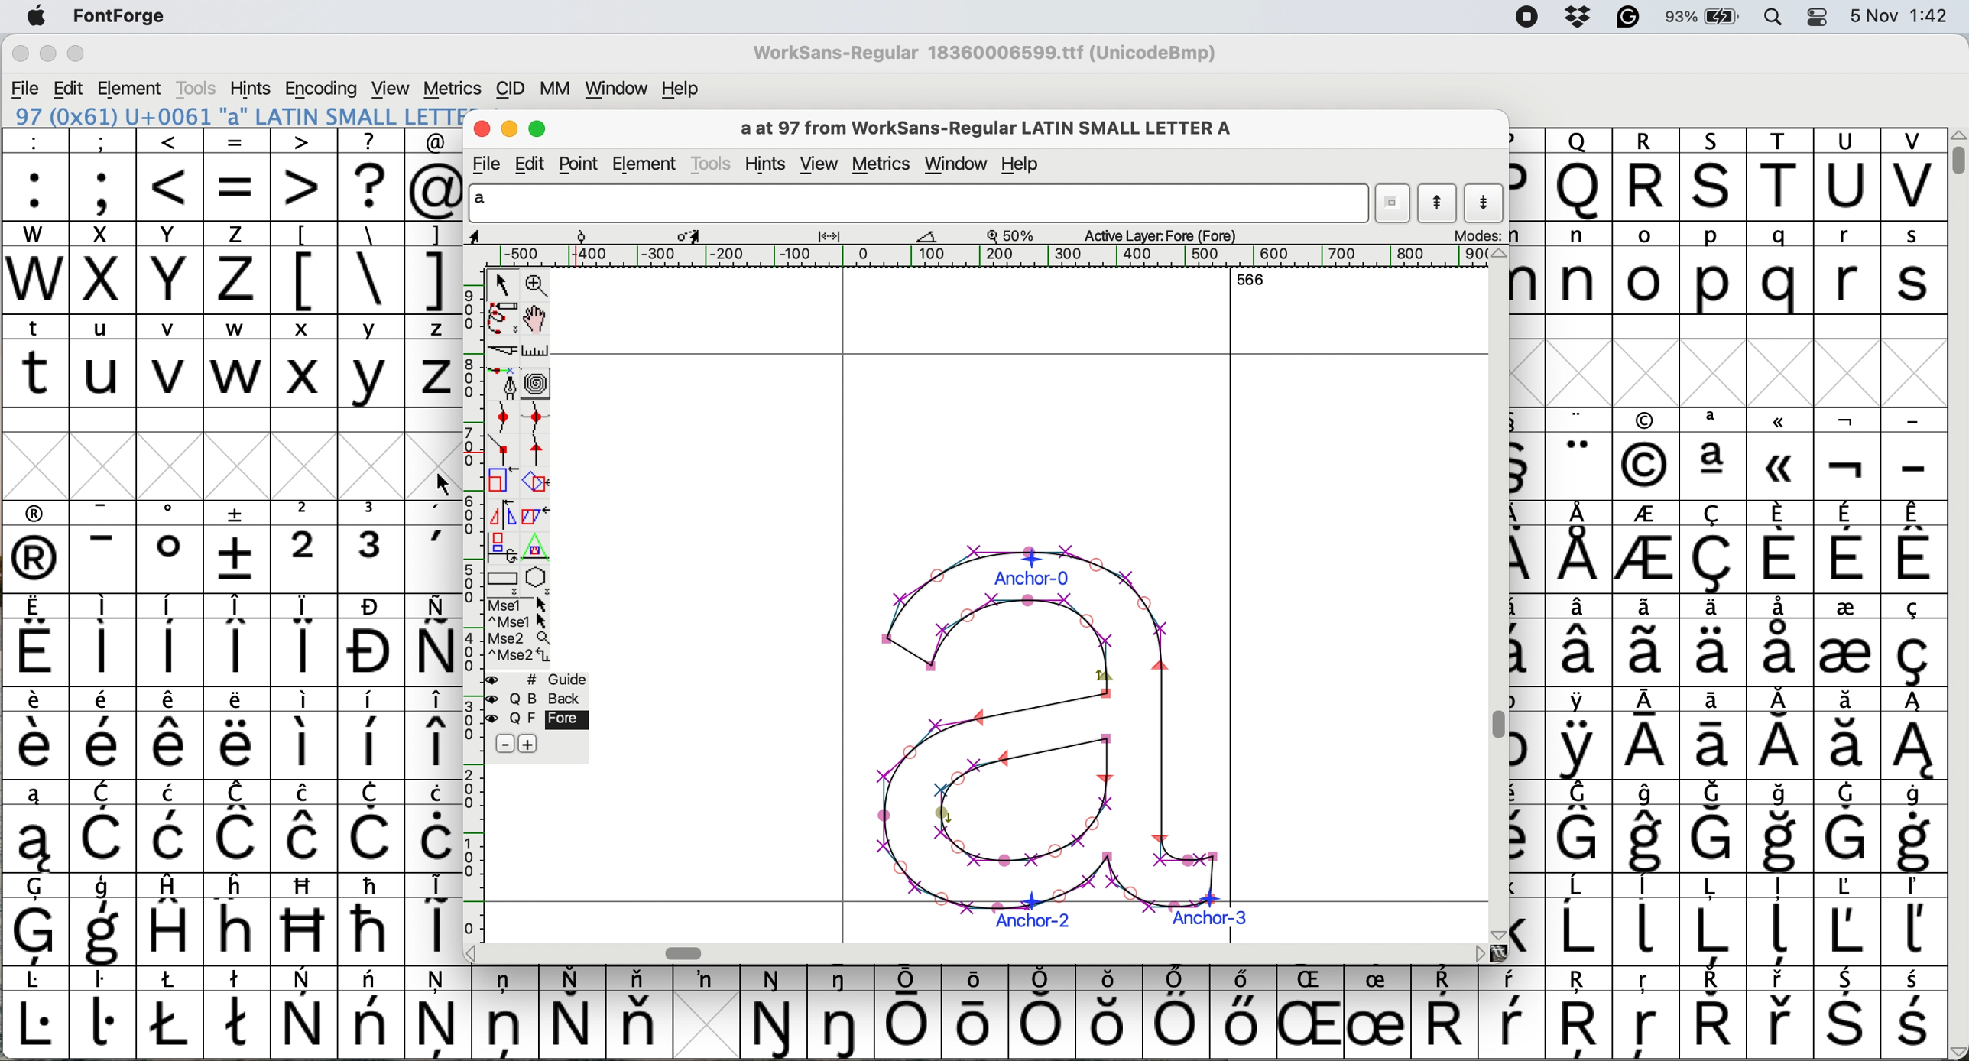 The width and height of the screenshot is (1969, 1061). Describe the element at coordinates (323, 89) in the screenshot. I see `encoding` at that location.